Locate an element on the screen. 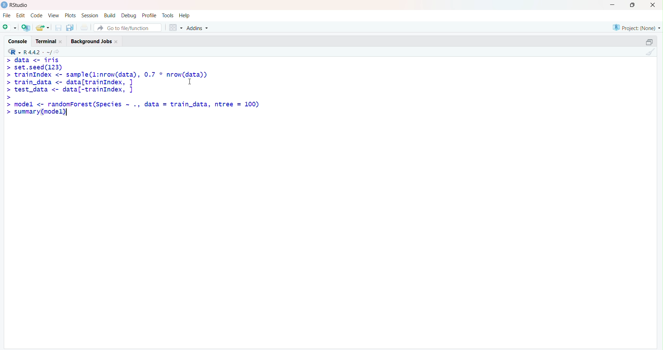  Project (None) is located at coordinates (636, 27).